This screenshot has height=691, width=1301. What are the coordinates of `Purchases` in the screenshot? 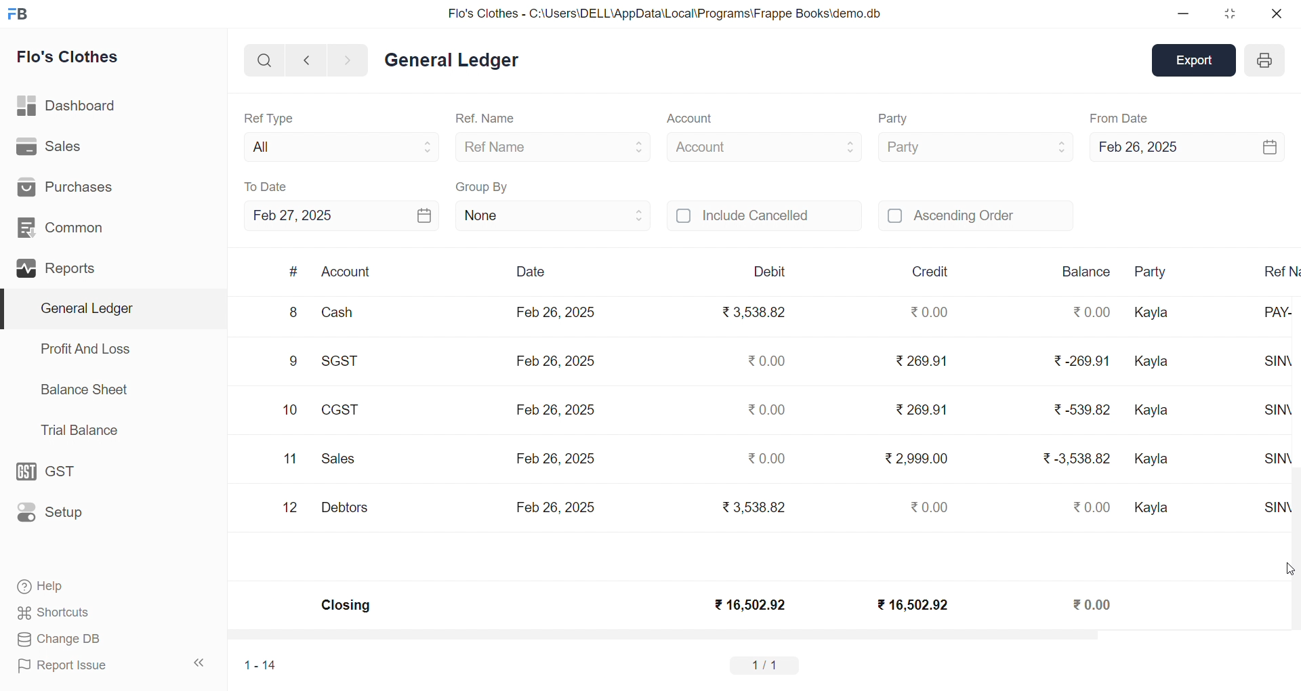 It's located at (73, 186).